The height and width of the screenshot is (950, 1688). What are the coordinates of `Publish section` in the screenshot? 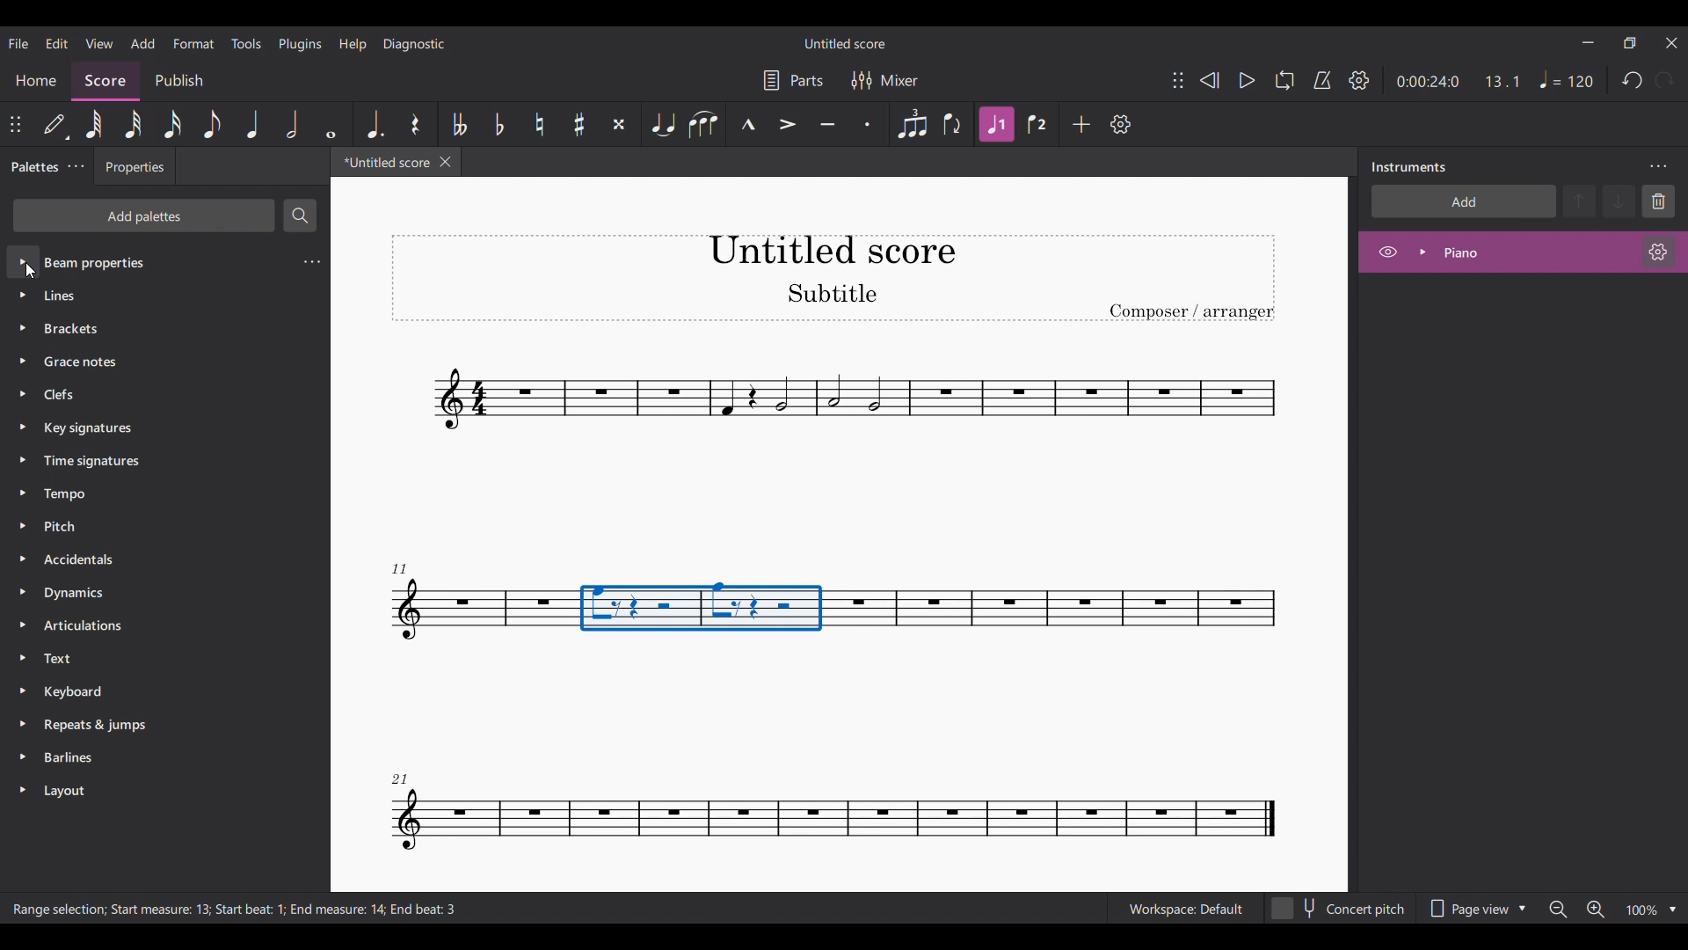 It's located at (178, 77).